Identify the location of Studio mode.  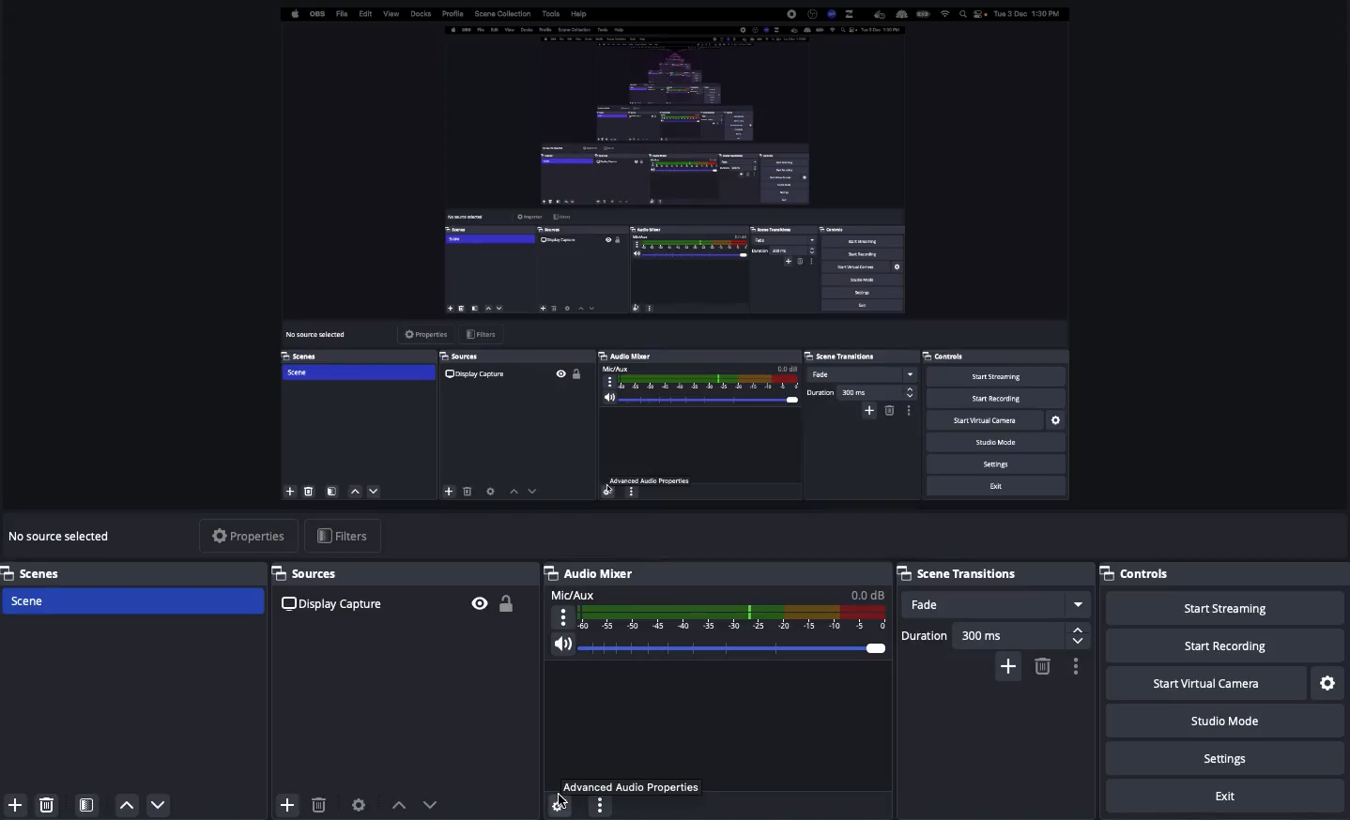
(1227, 721).